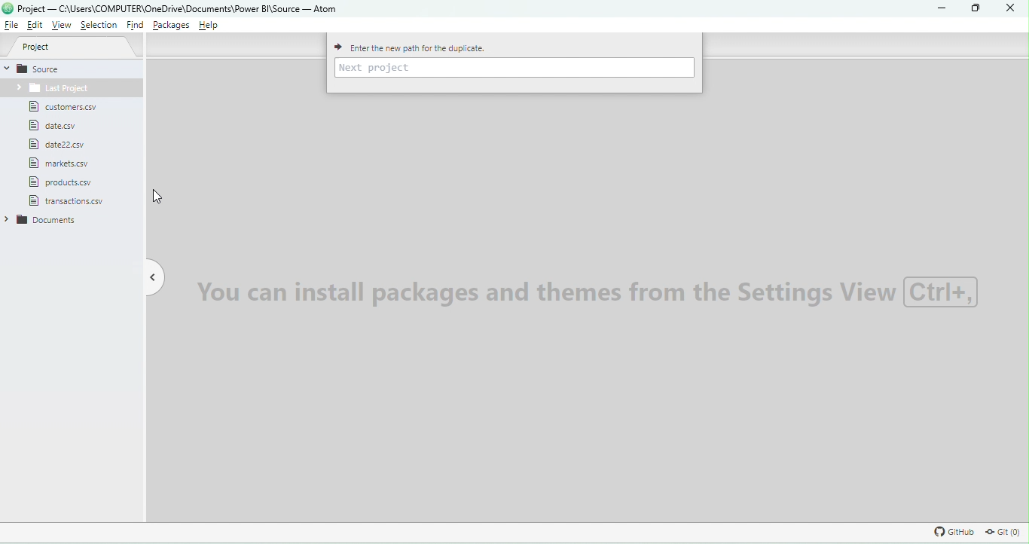 This screenshot has height=544, width=1029. I want to click on Watermark, so click(597, 292).